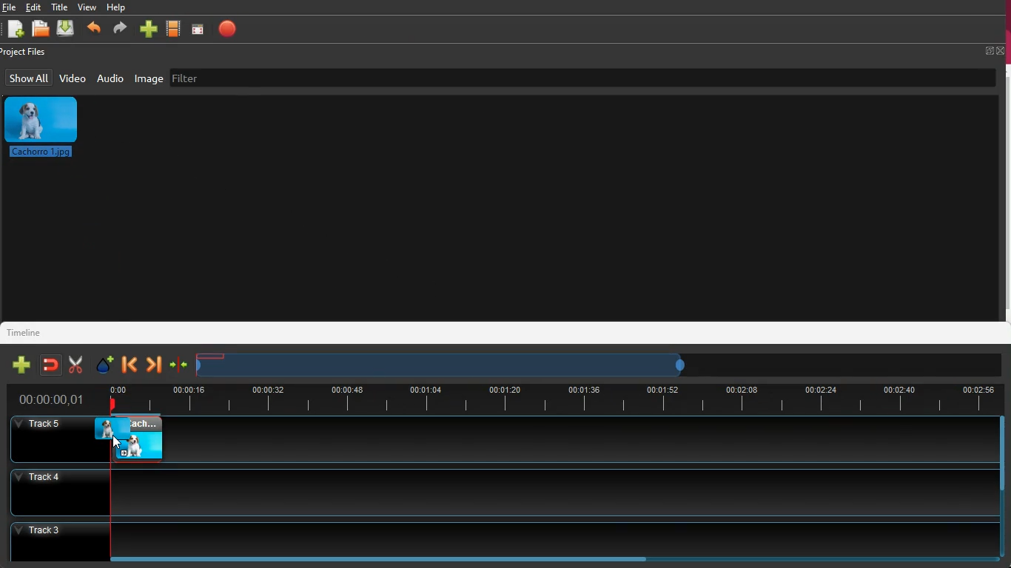 Image resolution: width=1011 pixels, height=568 pixels. I want to click on track5, so click(46, 440).